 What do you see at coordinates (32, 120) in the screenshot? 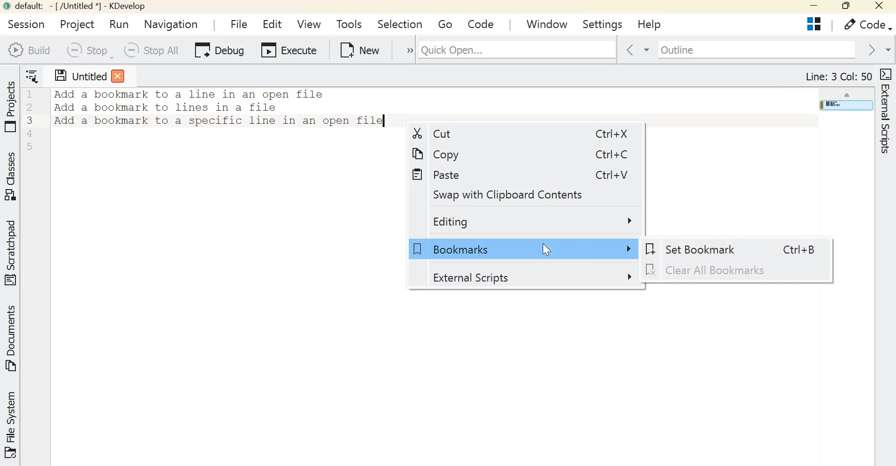
I see `Line numbers` at bounding box center [32, 120].